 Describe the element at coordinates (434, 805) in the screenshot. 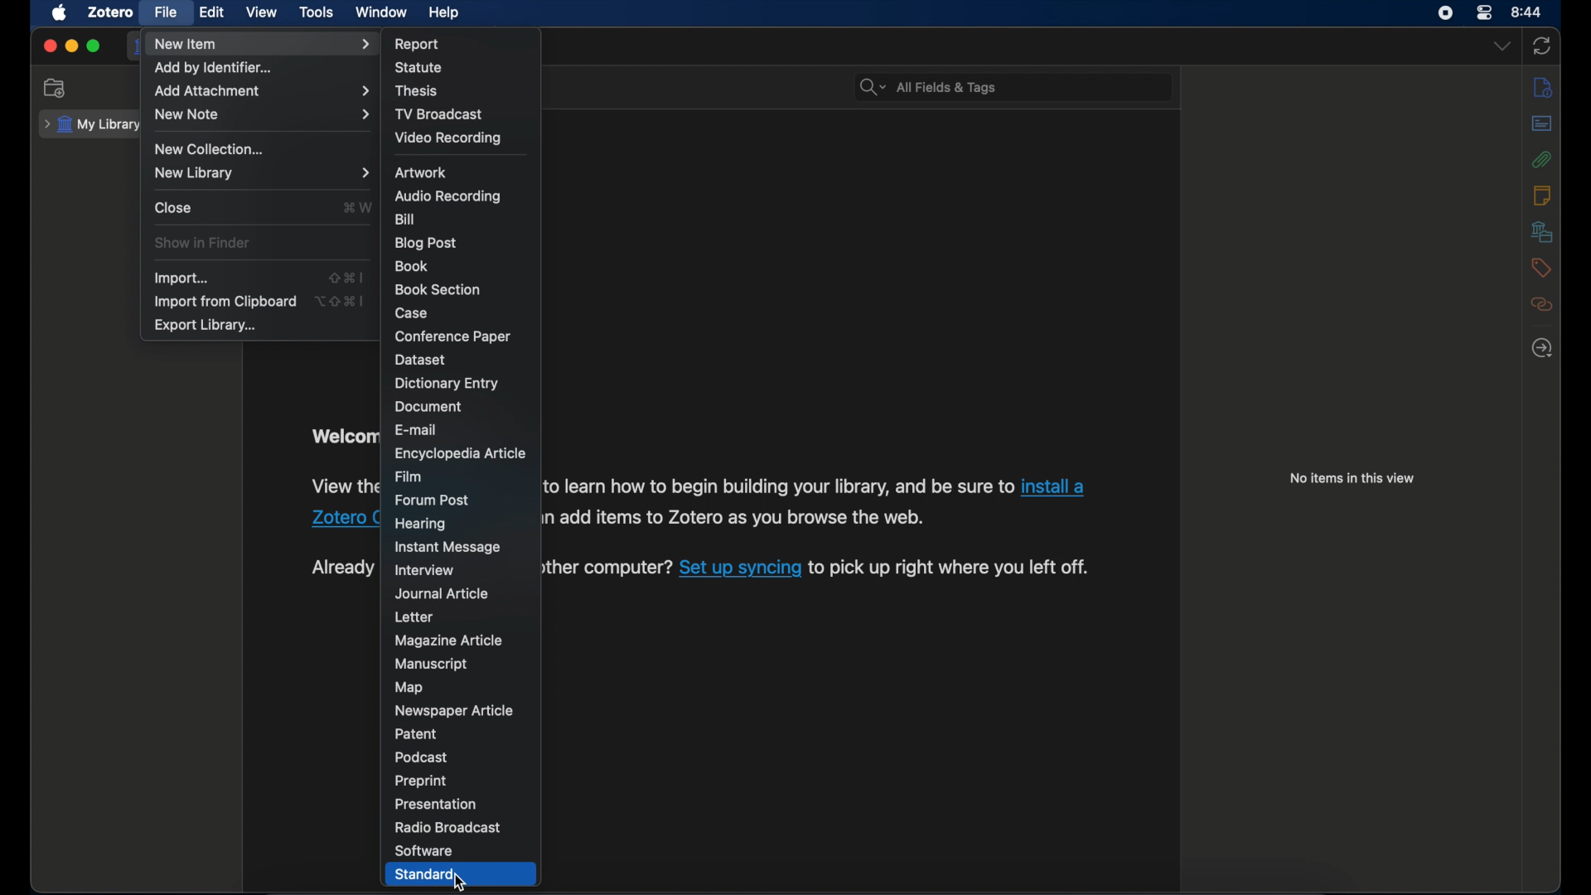

I see `presentation` at that location.